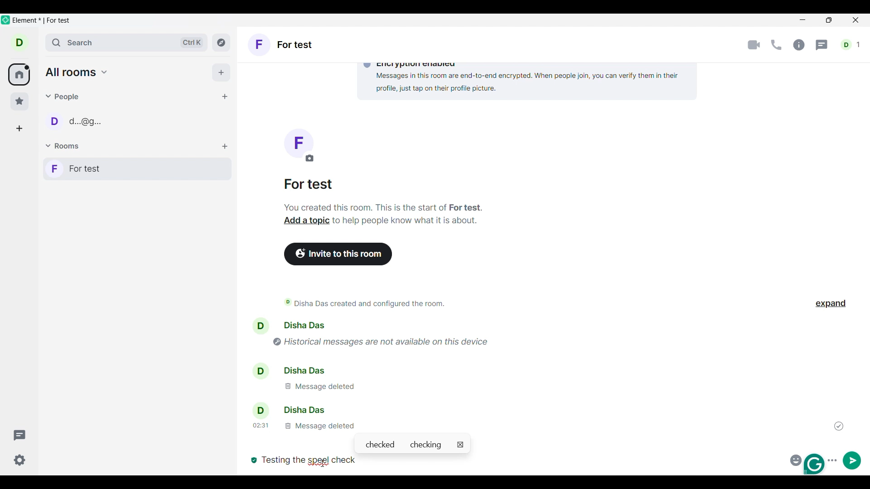  What do you see at coordinates (794, 459) in the screenshot?
I see `Add emoji` at bounding box center [794, 459].